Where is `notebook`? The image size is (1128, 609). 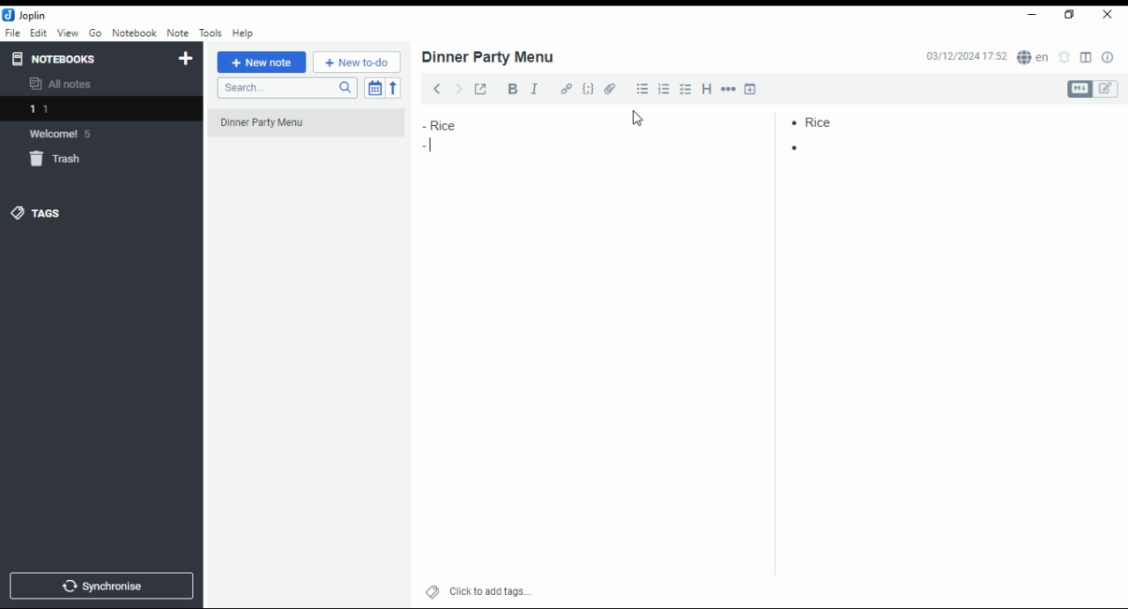 notebook is located at coordinates (134, 33).